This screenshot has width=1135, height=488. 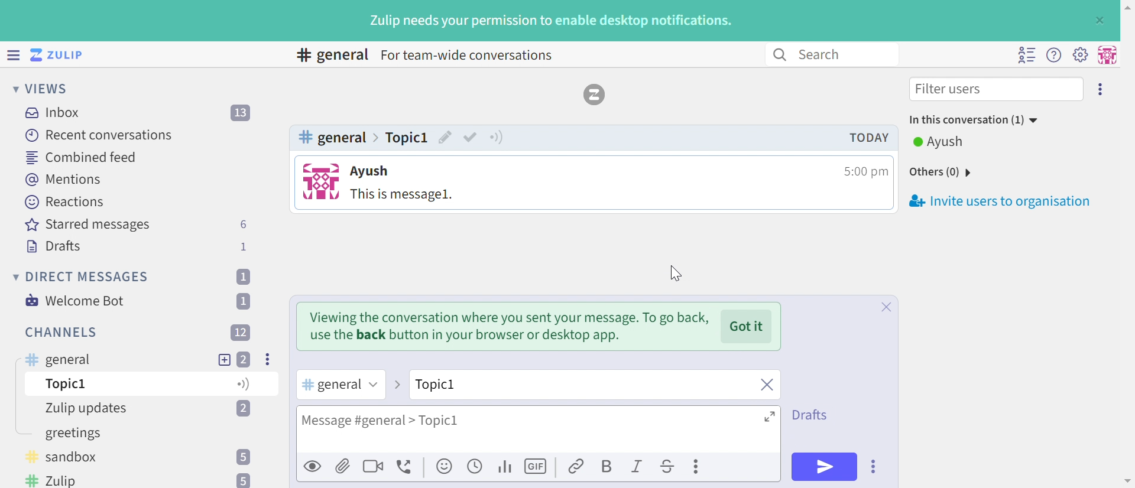 What do you see at coordinates (406, 467) in the screenshot?
I see `Add voice call` at bounding box center [406, 467].